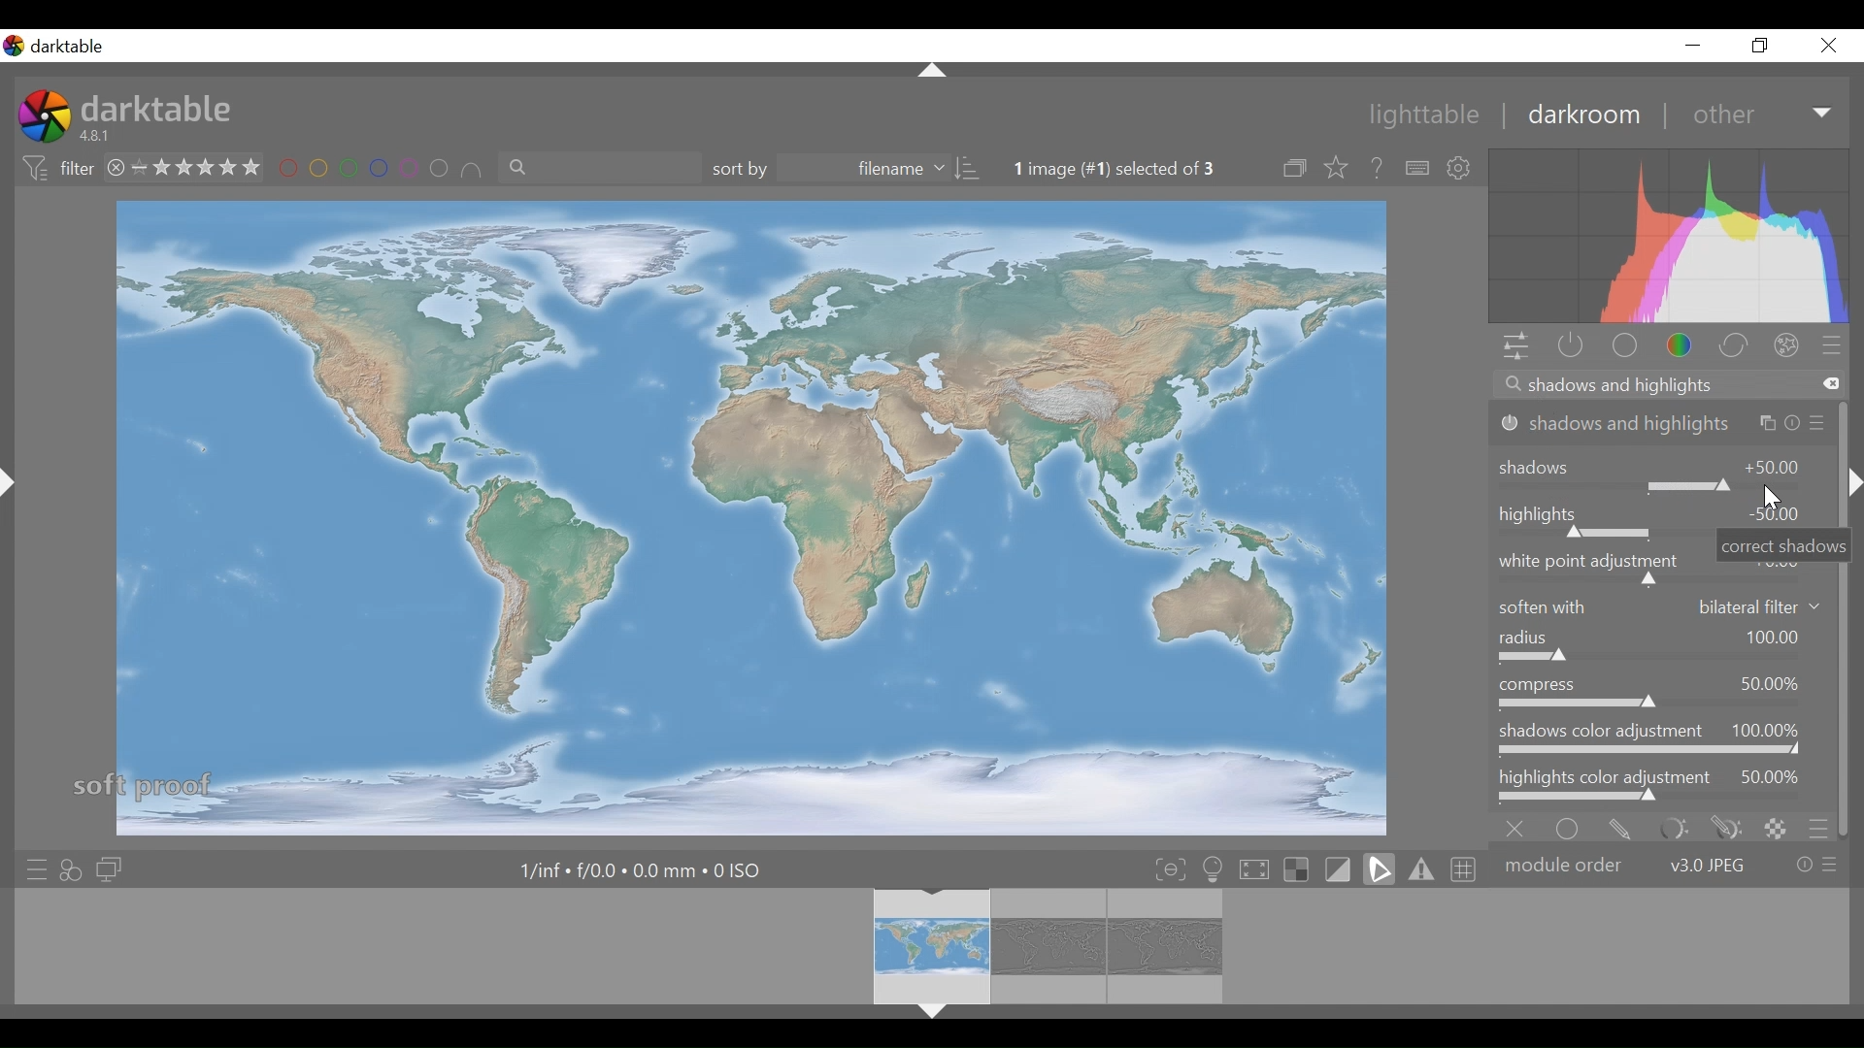 The height and width of the screenshot is (1048, 1864). I want to click on Version, so click(100, 137).